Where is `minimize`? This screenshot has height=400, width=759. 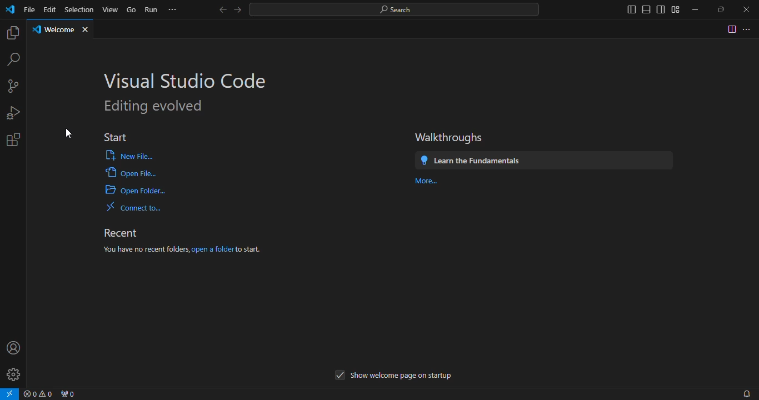 minimize is located at coordinates (691, 7).